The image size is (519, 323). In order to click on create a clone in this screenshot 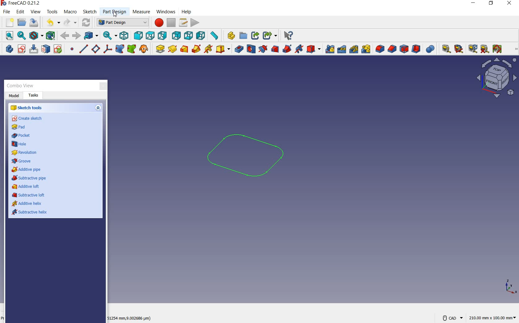, I will do `click(144, 49)`.